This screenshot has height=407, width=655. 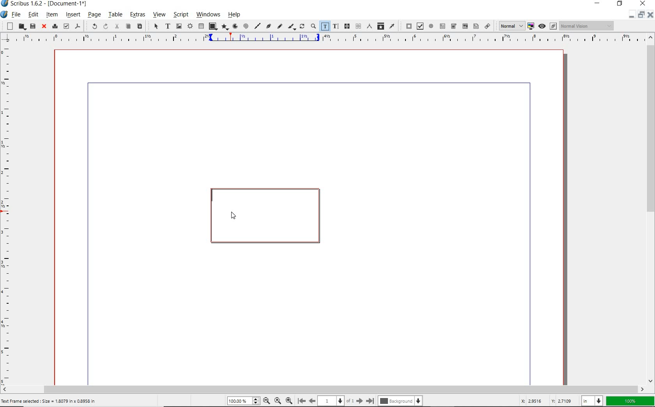 I want to click on Horizontal Margins, so click(x=327, y=38).